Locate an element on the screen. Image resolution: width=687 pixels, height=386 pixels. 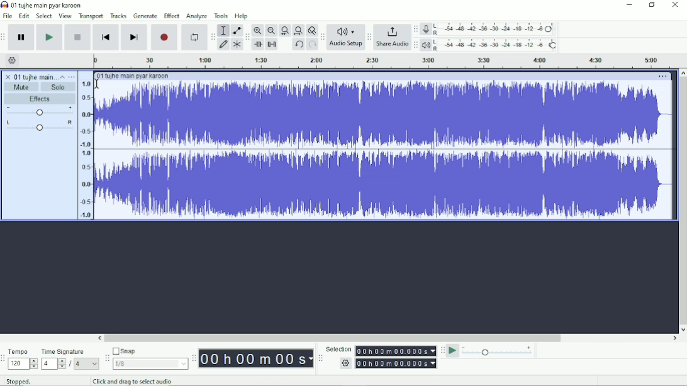
Audacity audio setup toolbar is located at coordinates (322, 37).